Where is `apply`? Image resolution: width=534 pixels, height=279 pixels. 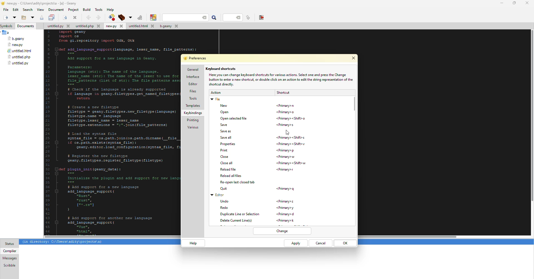
apply is located at coordinates (295, 244).